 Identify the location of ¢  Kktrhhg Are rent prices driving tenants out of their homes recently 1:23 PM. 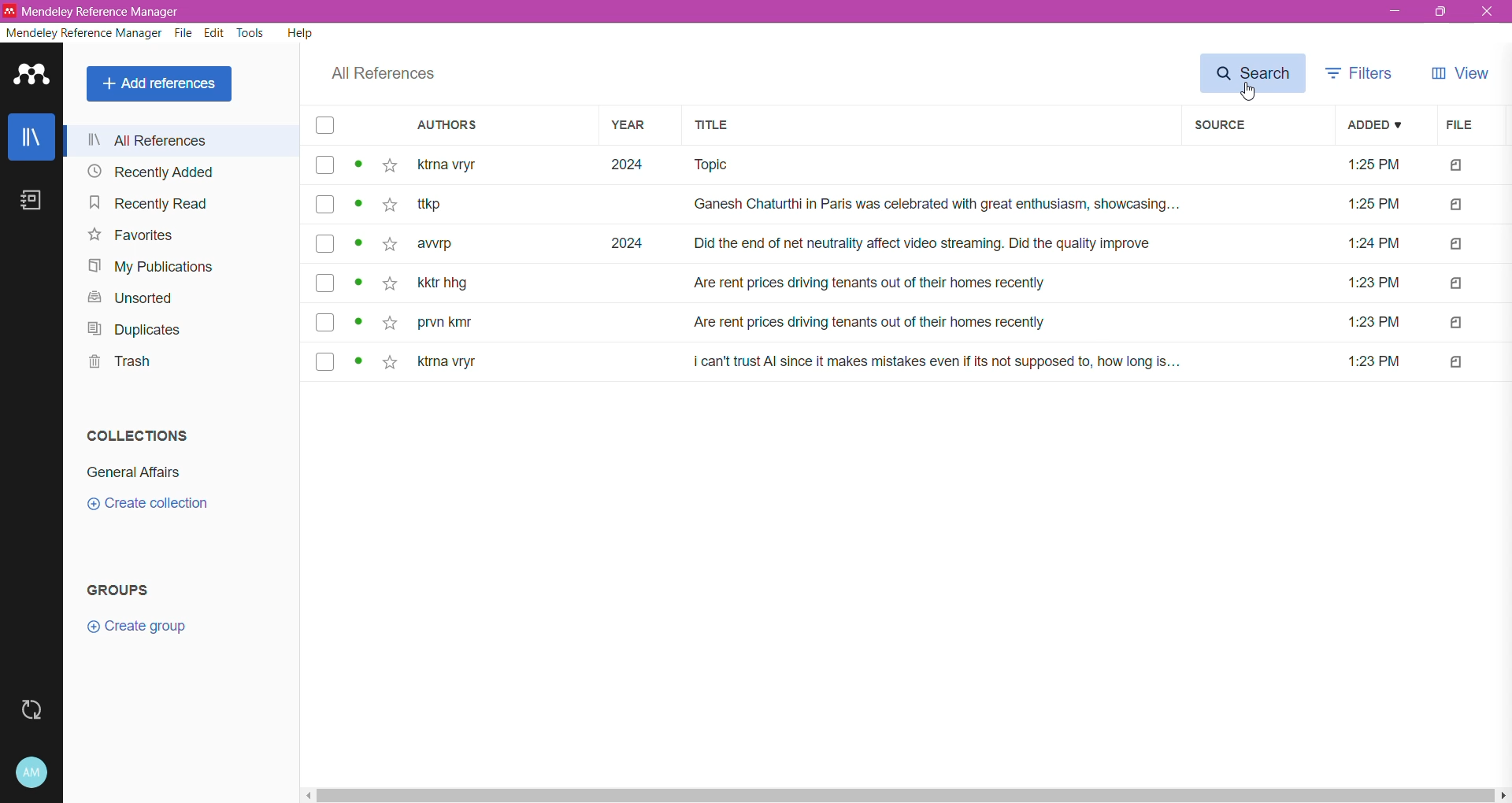
(915, 286).